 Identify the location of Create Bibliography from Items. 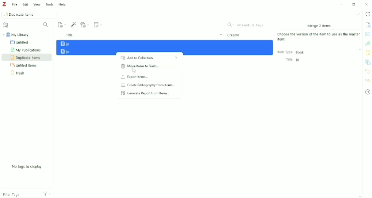
(149, 85).